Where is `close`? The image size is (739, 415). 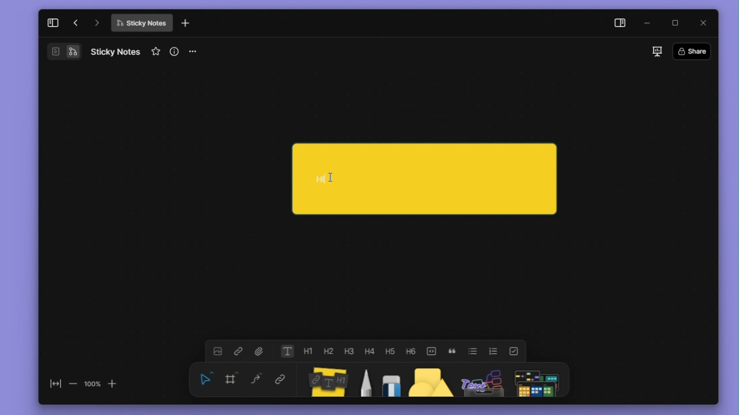 close is located at coordinates (704, 21).